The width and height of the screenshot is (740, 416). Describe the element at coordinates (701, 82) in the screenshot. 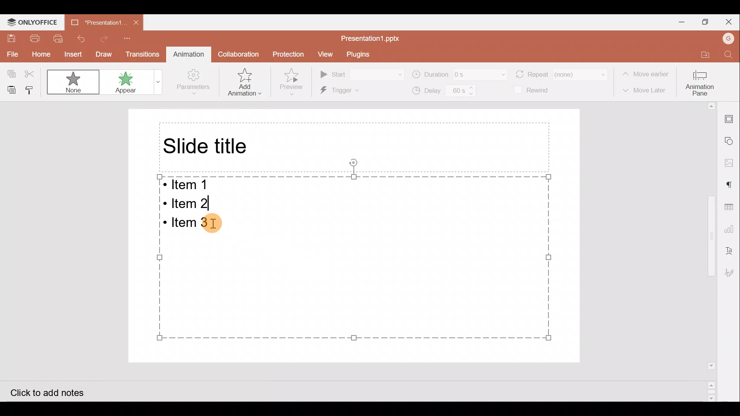

I see `Animation pane` at that location.